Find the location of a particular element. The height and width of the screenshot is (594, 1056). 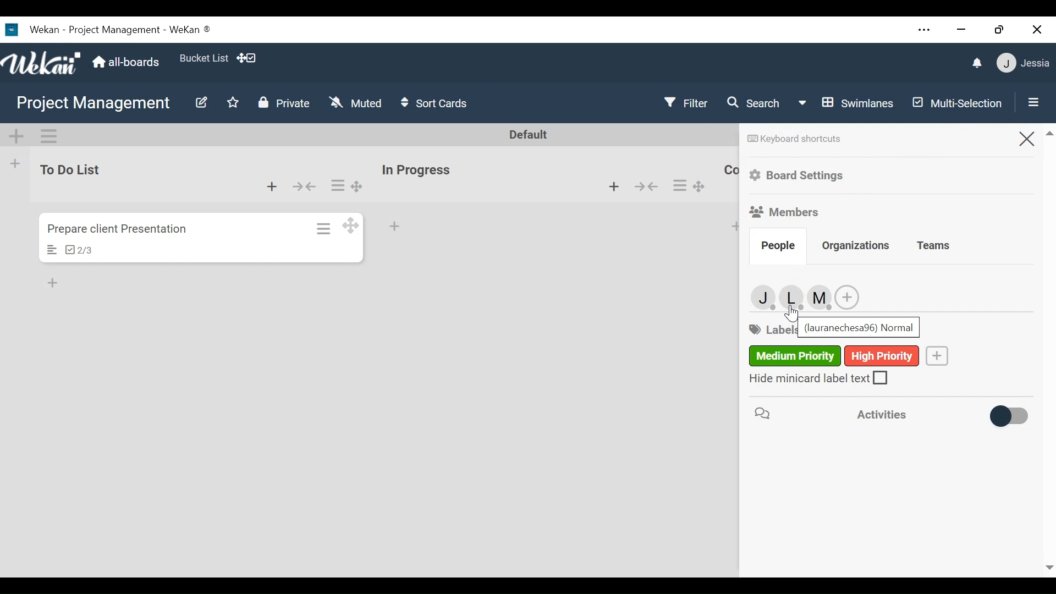

settings and more is located at coordinates (926, 31).